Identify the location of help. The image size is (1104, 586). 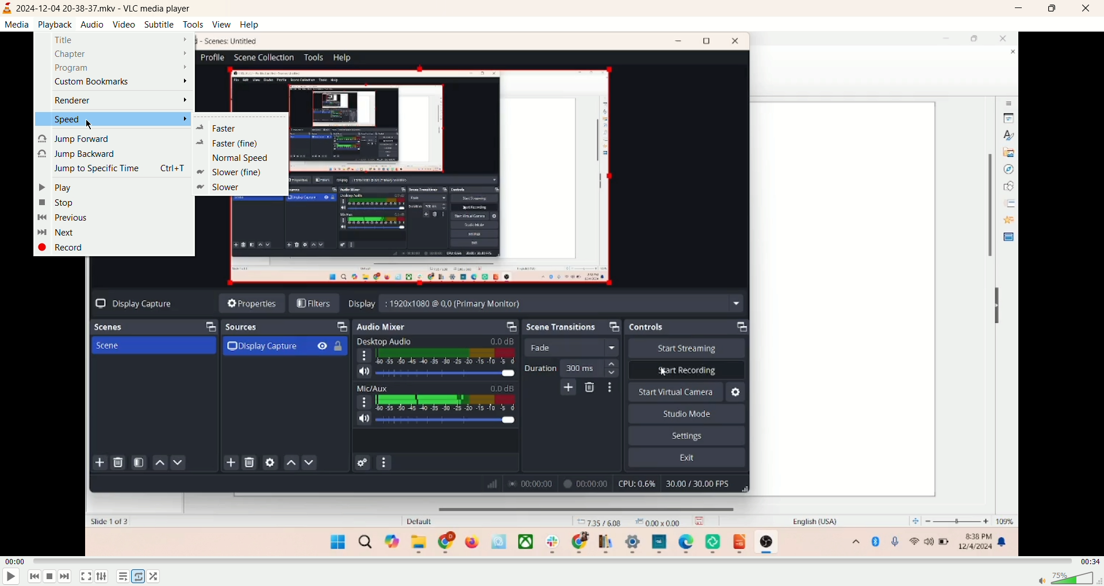
(248, 25).